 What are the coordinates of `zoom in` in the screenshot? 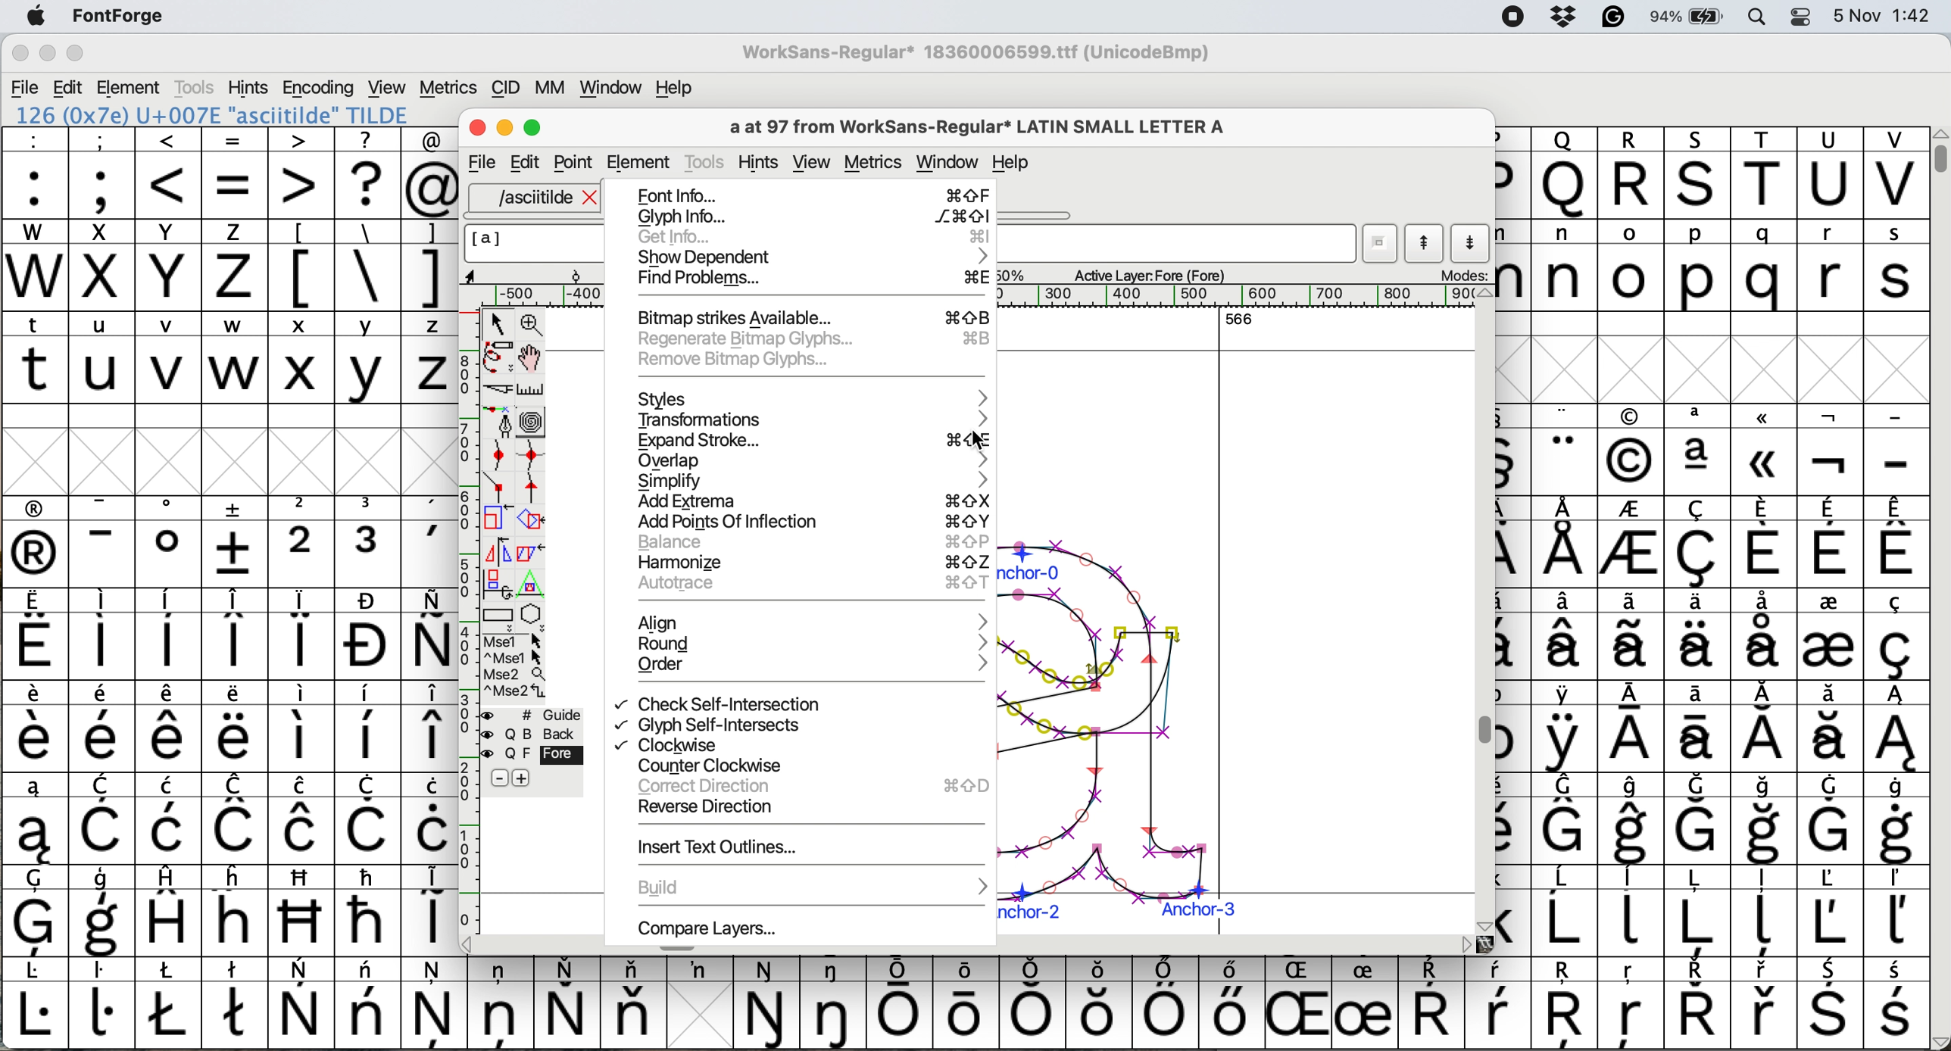 It's located at (535, 326).